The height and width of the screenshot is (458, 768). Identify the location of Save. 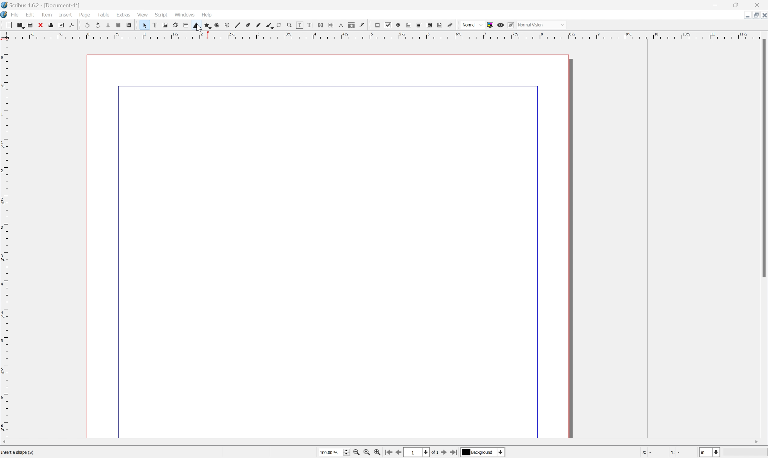
(30, 24).